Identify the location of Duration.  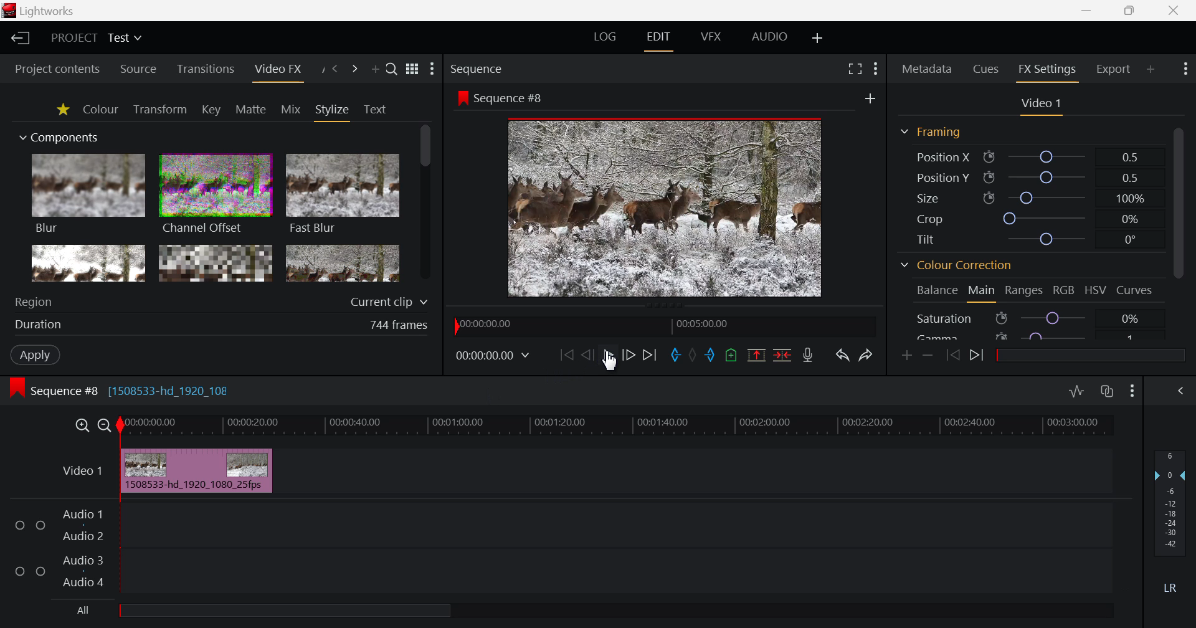
(223, 324).